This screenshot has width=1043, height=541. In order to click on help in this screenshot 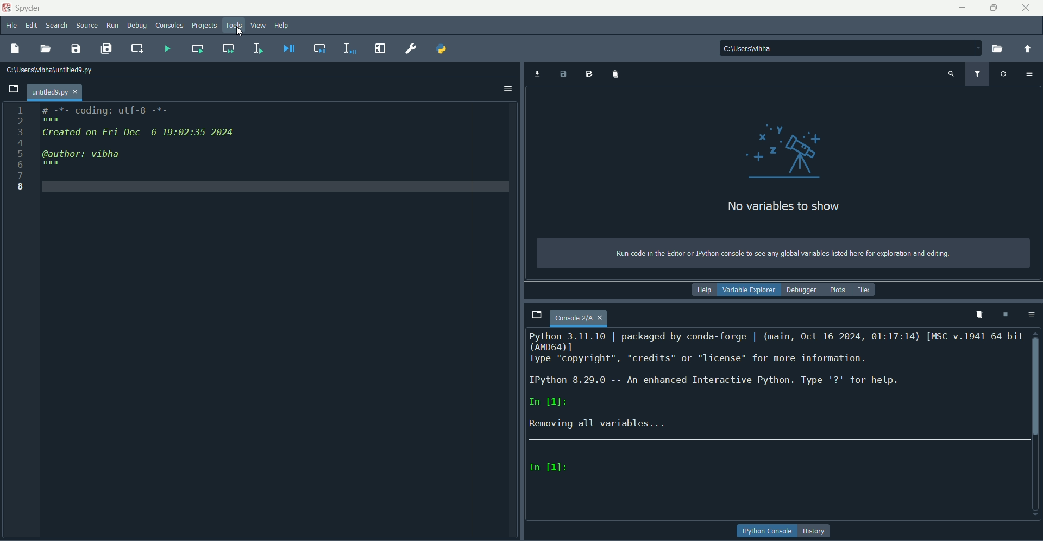, I will do `click(282, 26)`.